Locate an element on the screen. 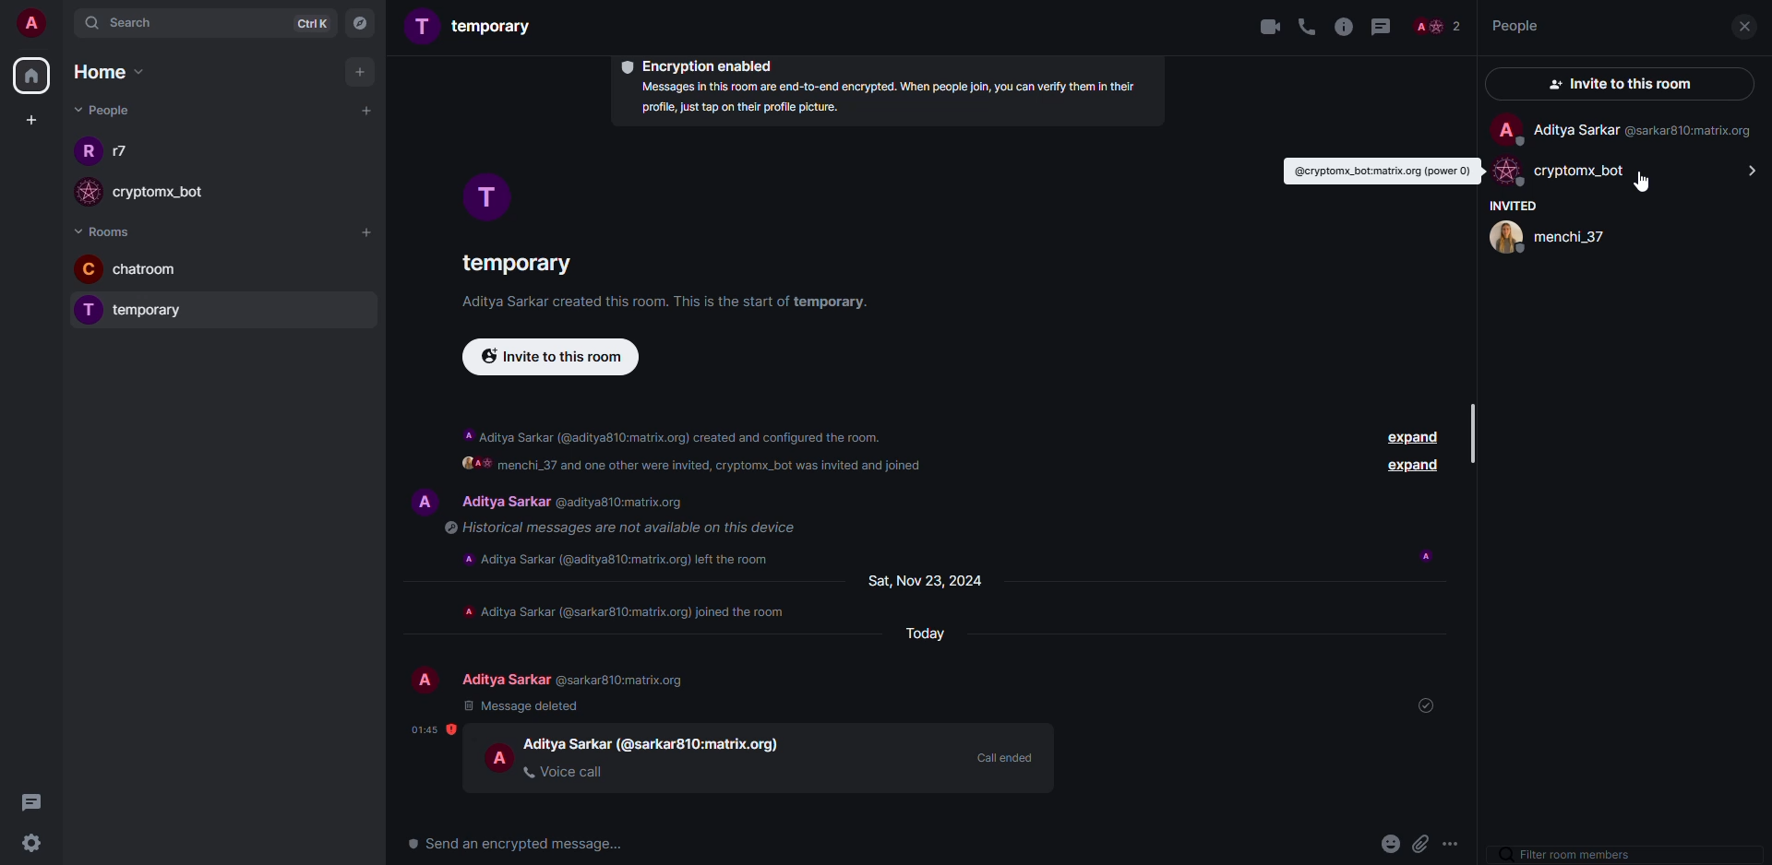 This screenshot has width=1772, height=865. invite to this room is located at coordinates (555, 358).